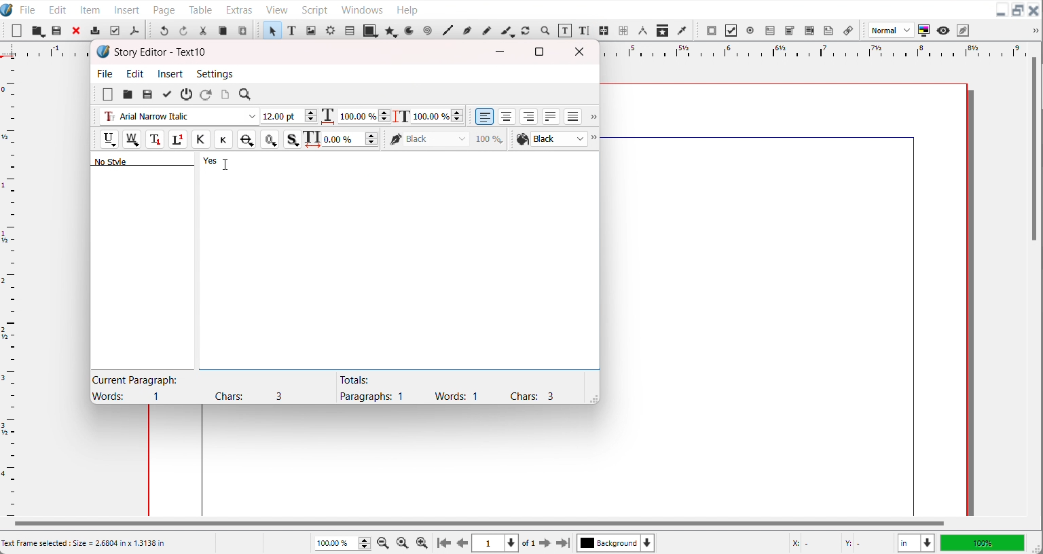 Image resolution: width=1043 pixels, height=554 pixels. Describe the element at coordinates (810, 31) in the screenshot. I see `PDF List box` at that location.